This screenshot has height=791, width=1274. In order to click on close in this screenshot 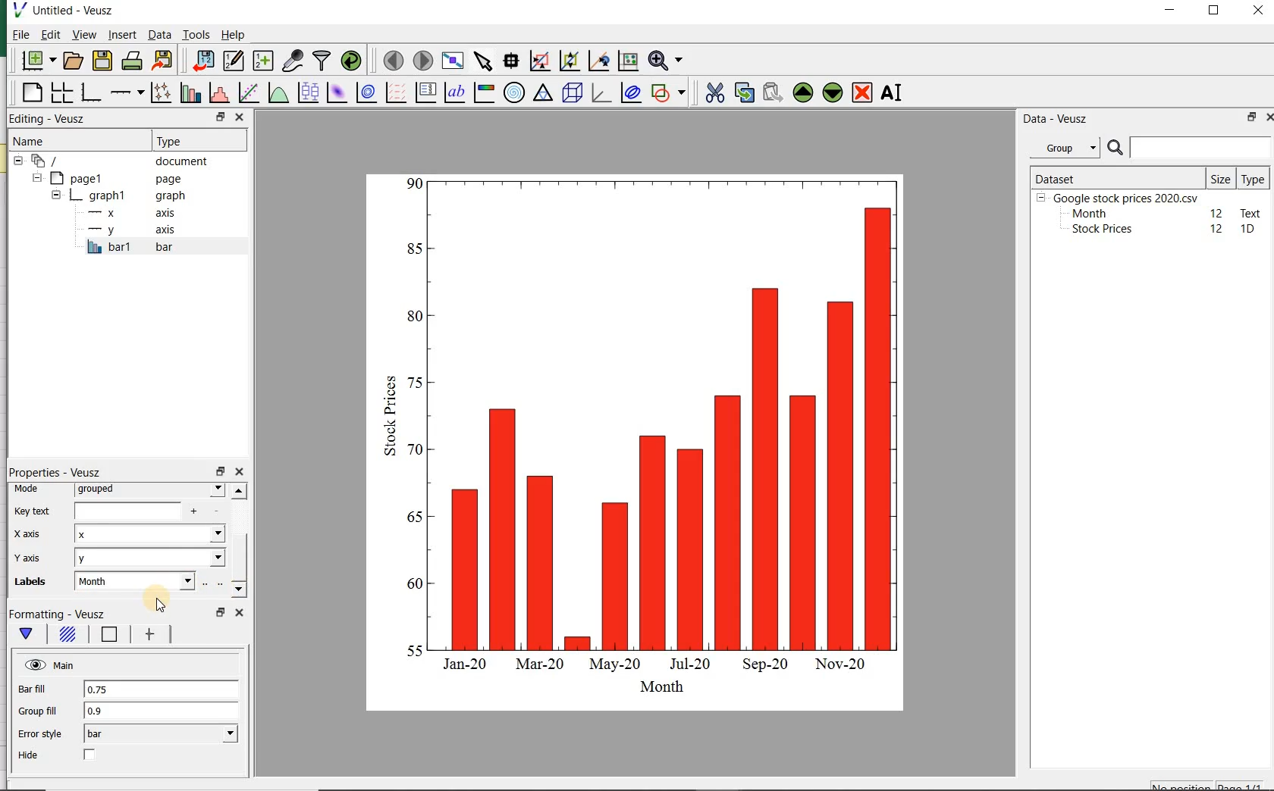, I will do `click(240, 614)`.